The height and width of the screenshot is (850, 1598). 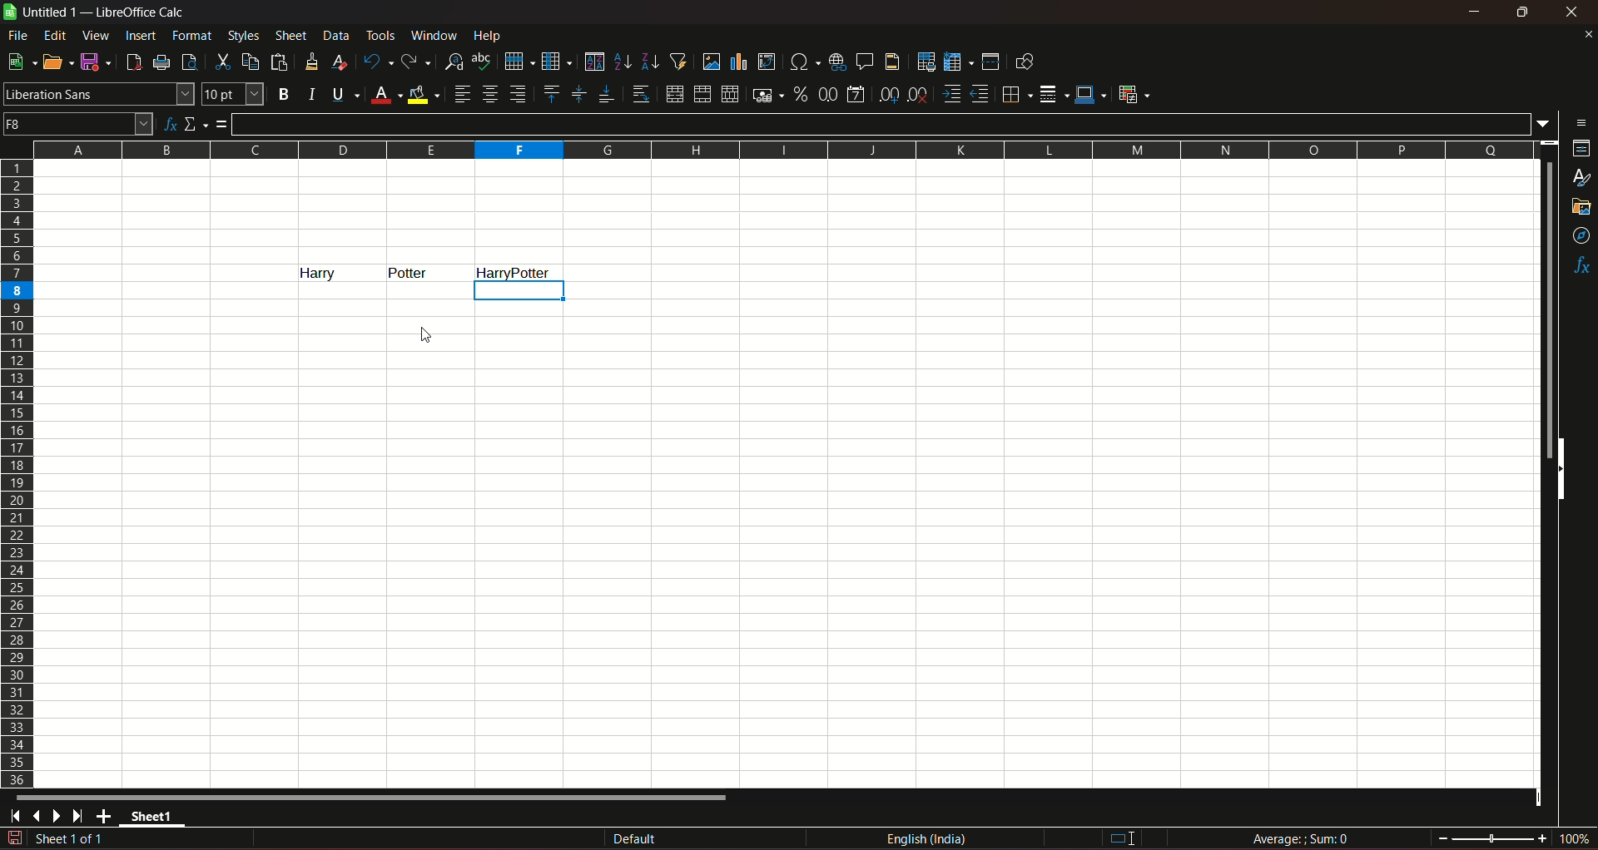 I want to click on format, so click(x=193, y=35).